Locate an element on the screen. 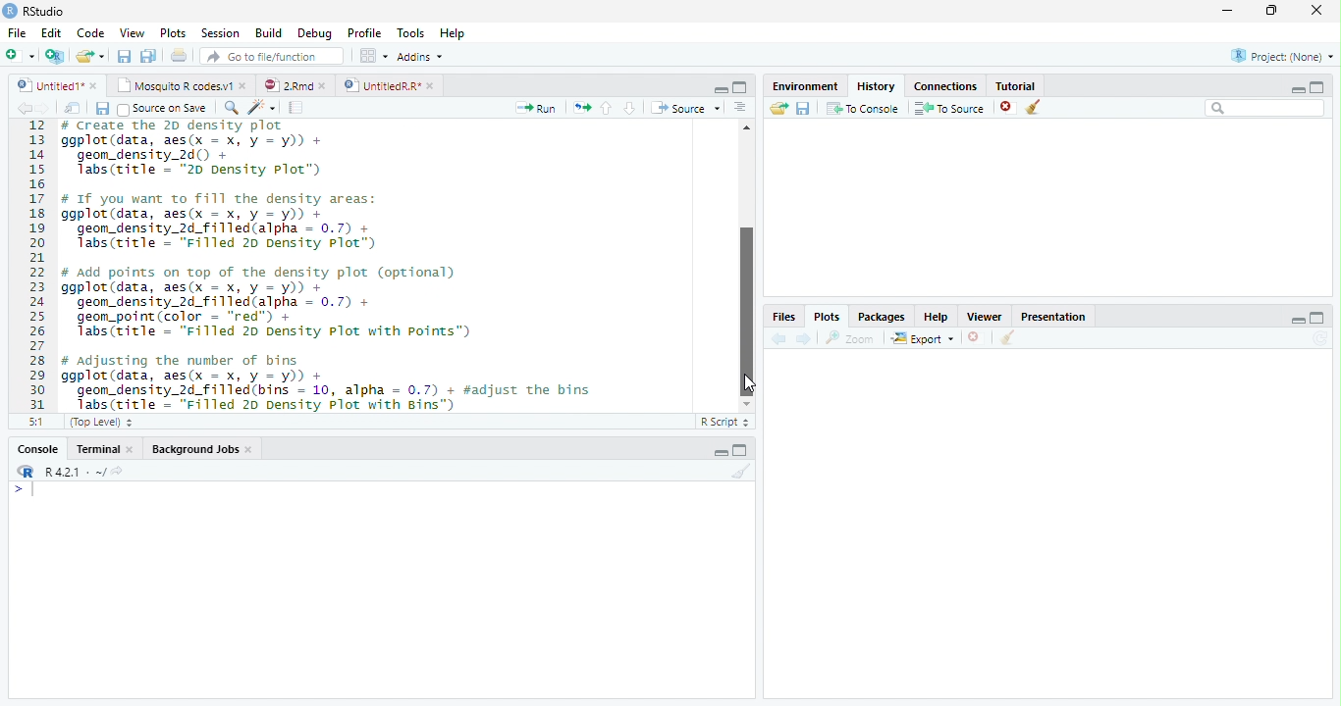 The width and height of the screenshot is (1341, 706). R Script is located at coordinates (725, 423).